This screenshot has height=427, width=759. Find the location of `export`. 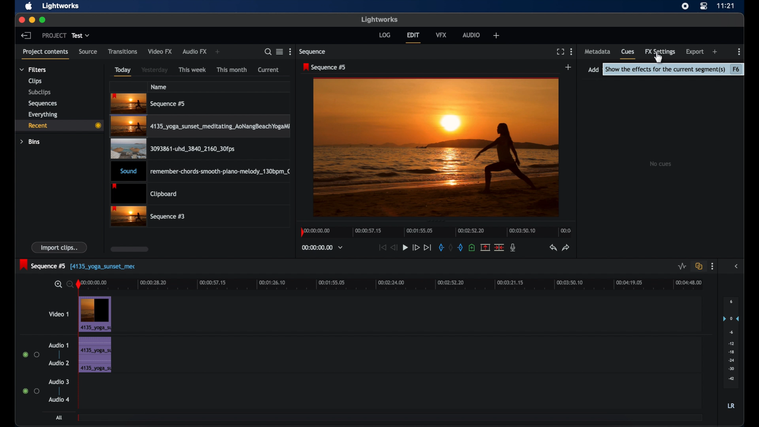

export is located at coordinates (695, 52).